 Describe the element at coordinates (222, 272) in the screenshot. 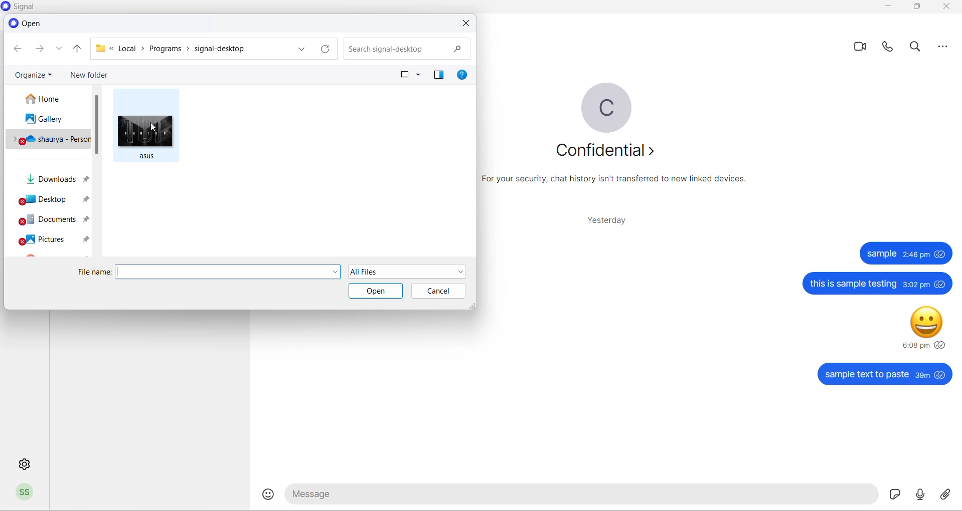

I see `file name text box` at that location.